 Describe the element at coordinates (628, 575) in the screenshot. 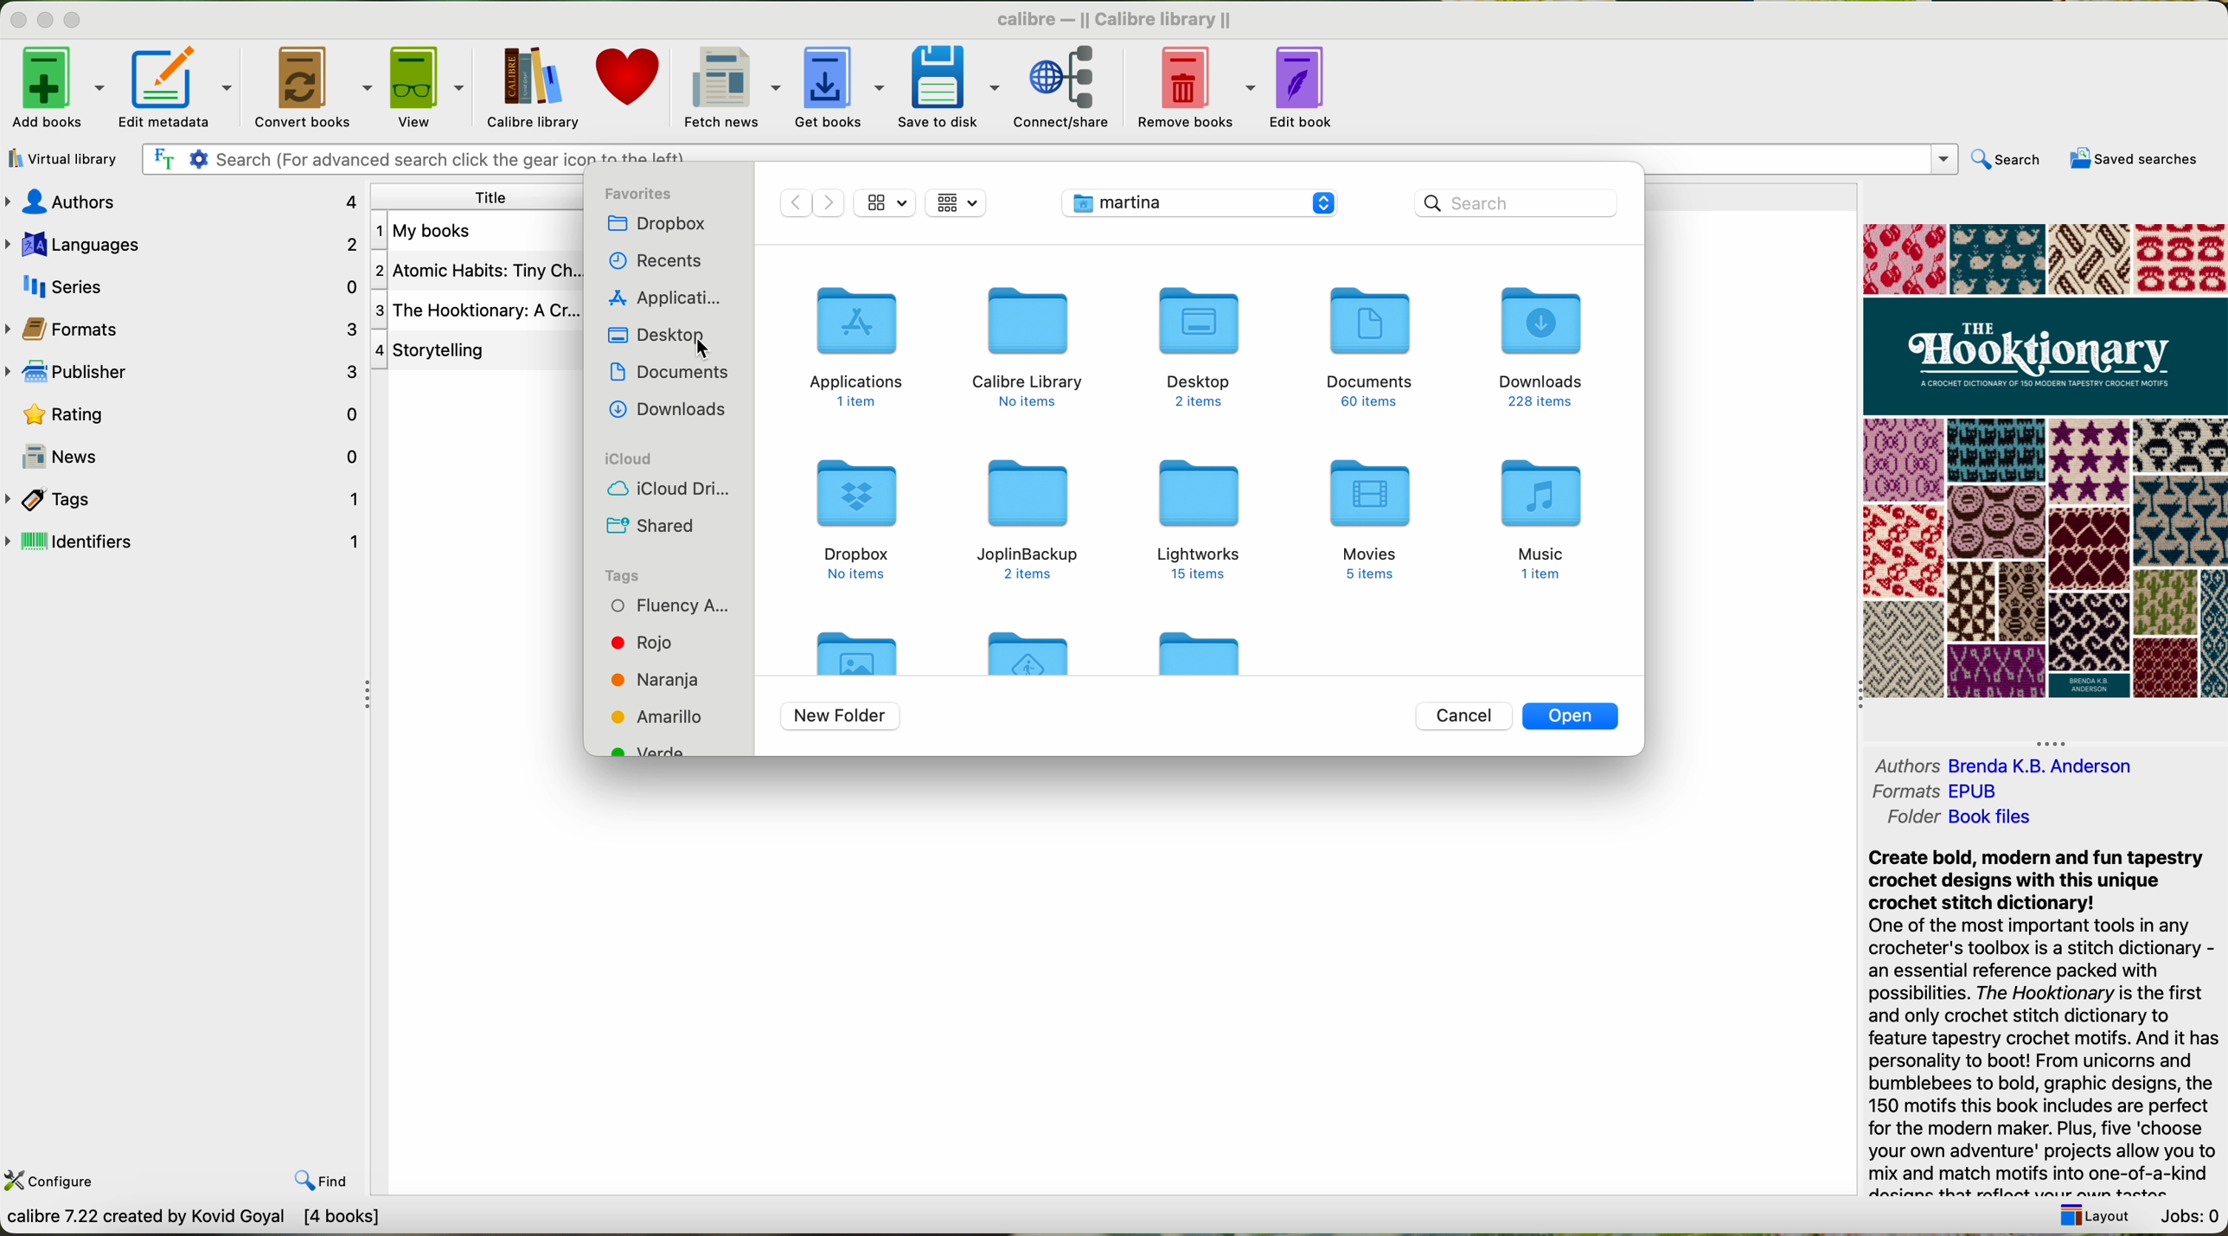

I see `tags` at that location.